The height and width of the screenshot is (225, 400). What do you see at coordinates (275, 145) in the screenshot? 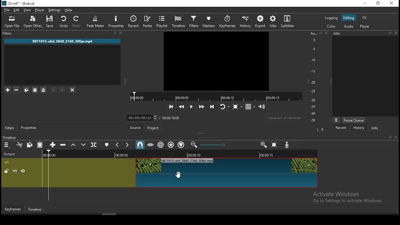
I see `zoom timeline to fit` at bounding box center [275, 145].